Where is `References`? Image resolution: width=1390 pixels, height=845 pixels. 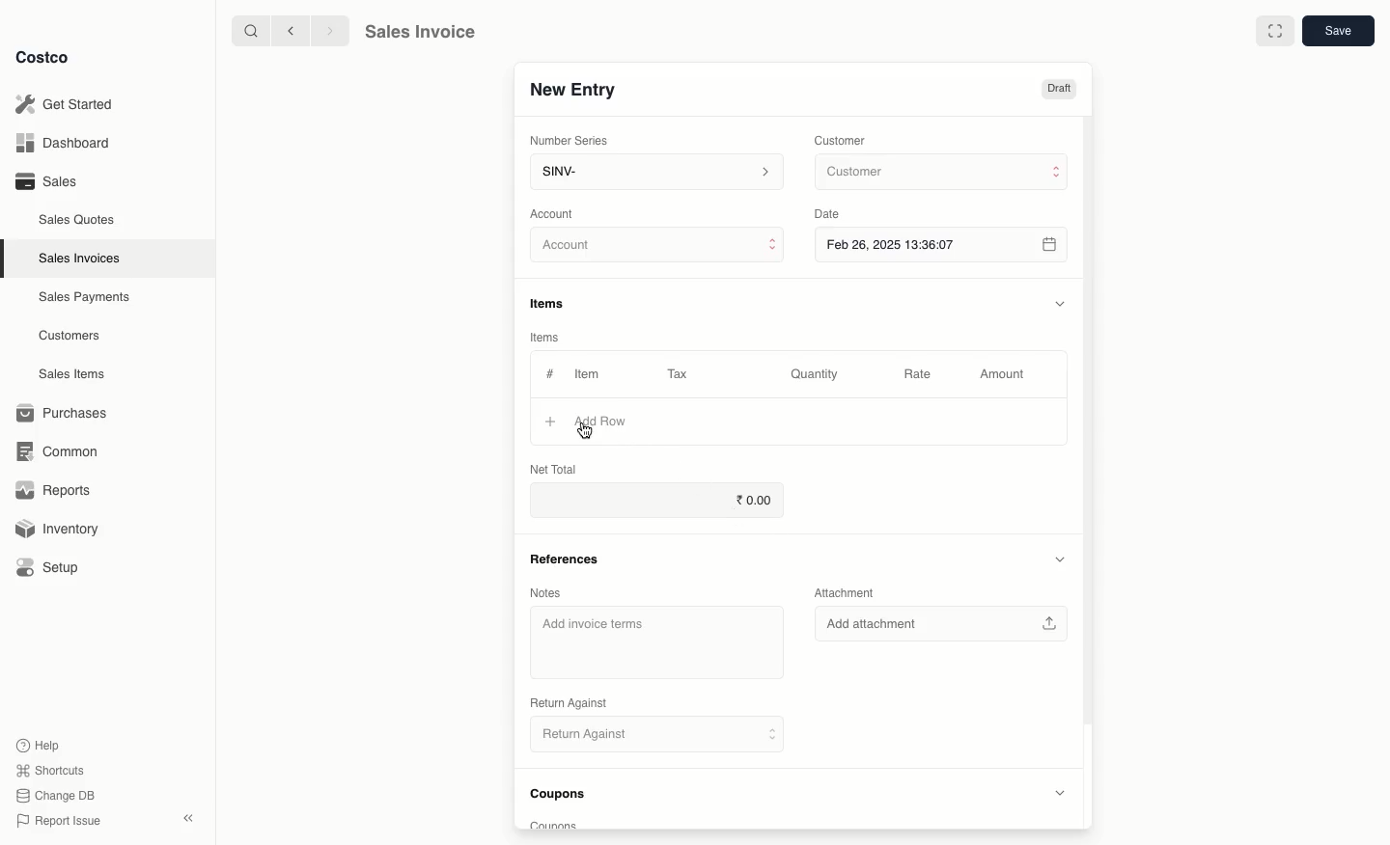 References is located at coordinates (566, 559).